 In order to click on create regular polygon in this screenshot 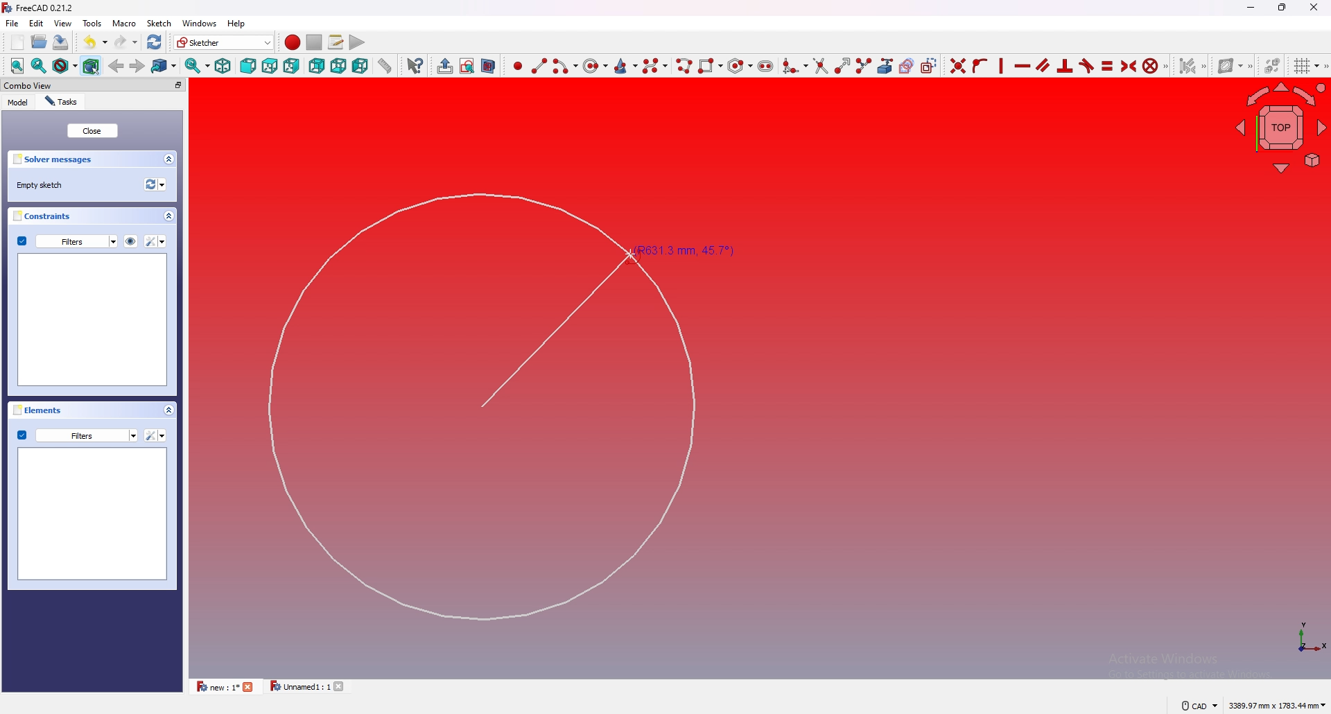, I will do `click(740, 65)`.